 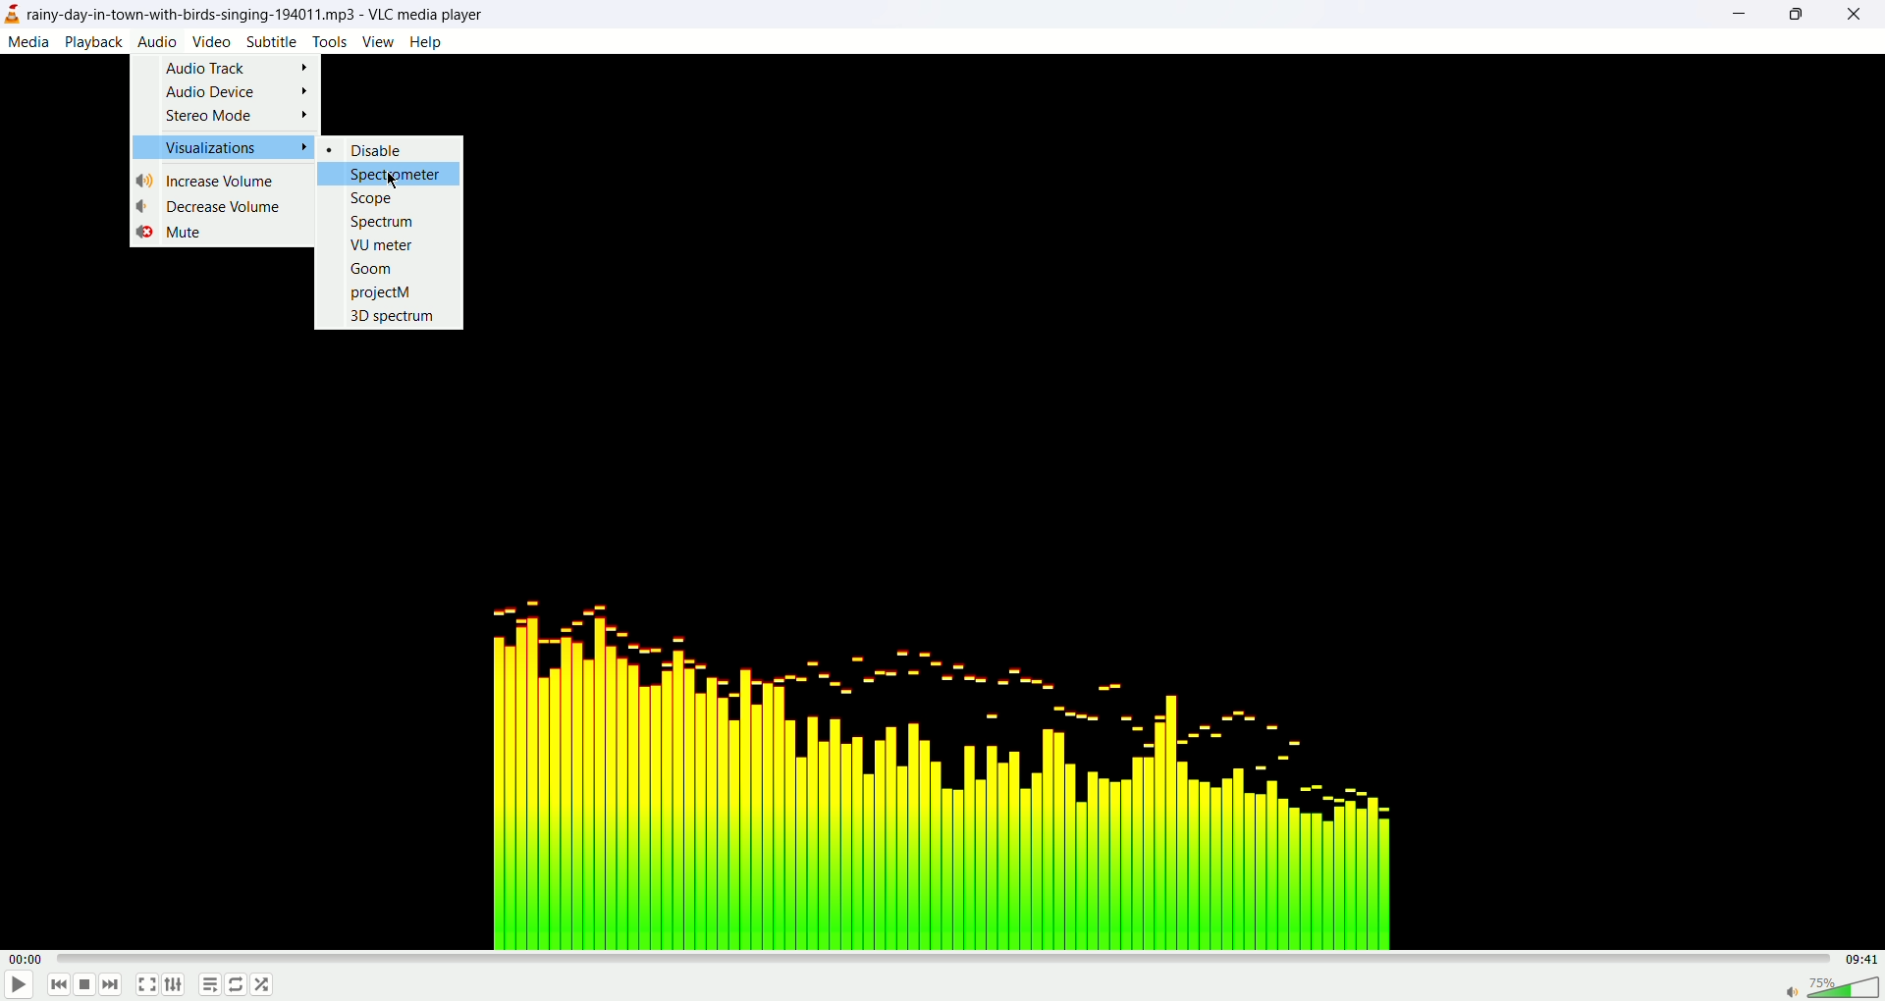 I want to click on previous, so click(x=57, y=984).